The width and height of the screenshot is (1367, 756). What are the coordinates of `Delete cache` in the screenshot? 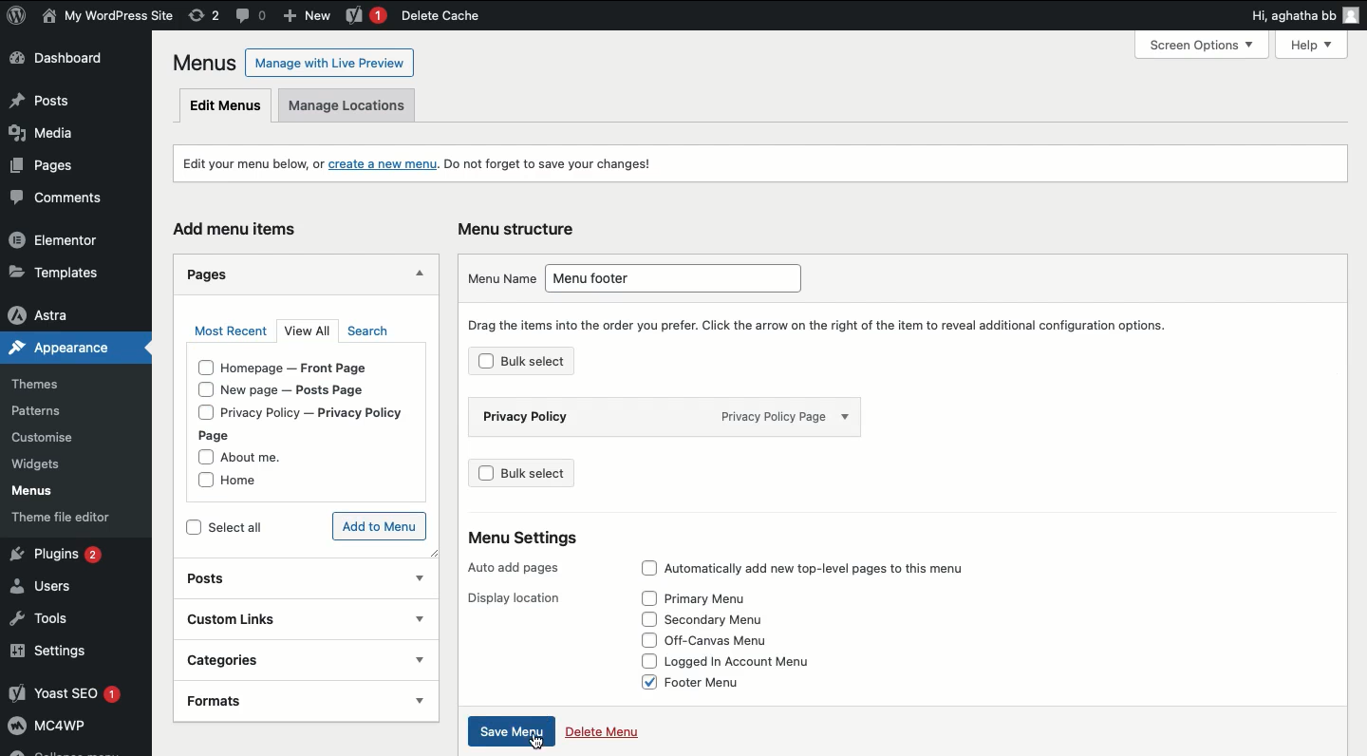 It's located at (440, 16).